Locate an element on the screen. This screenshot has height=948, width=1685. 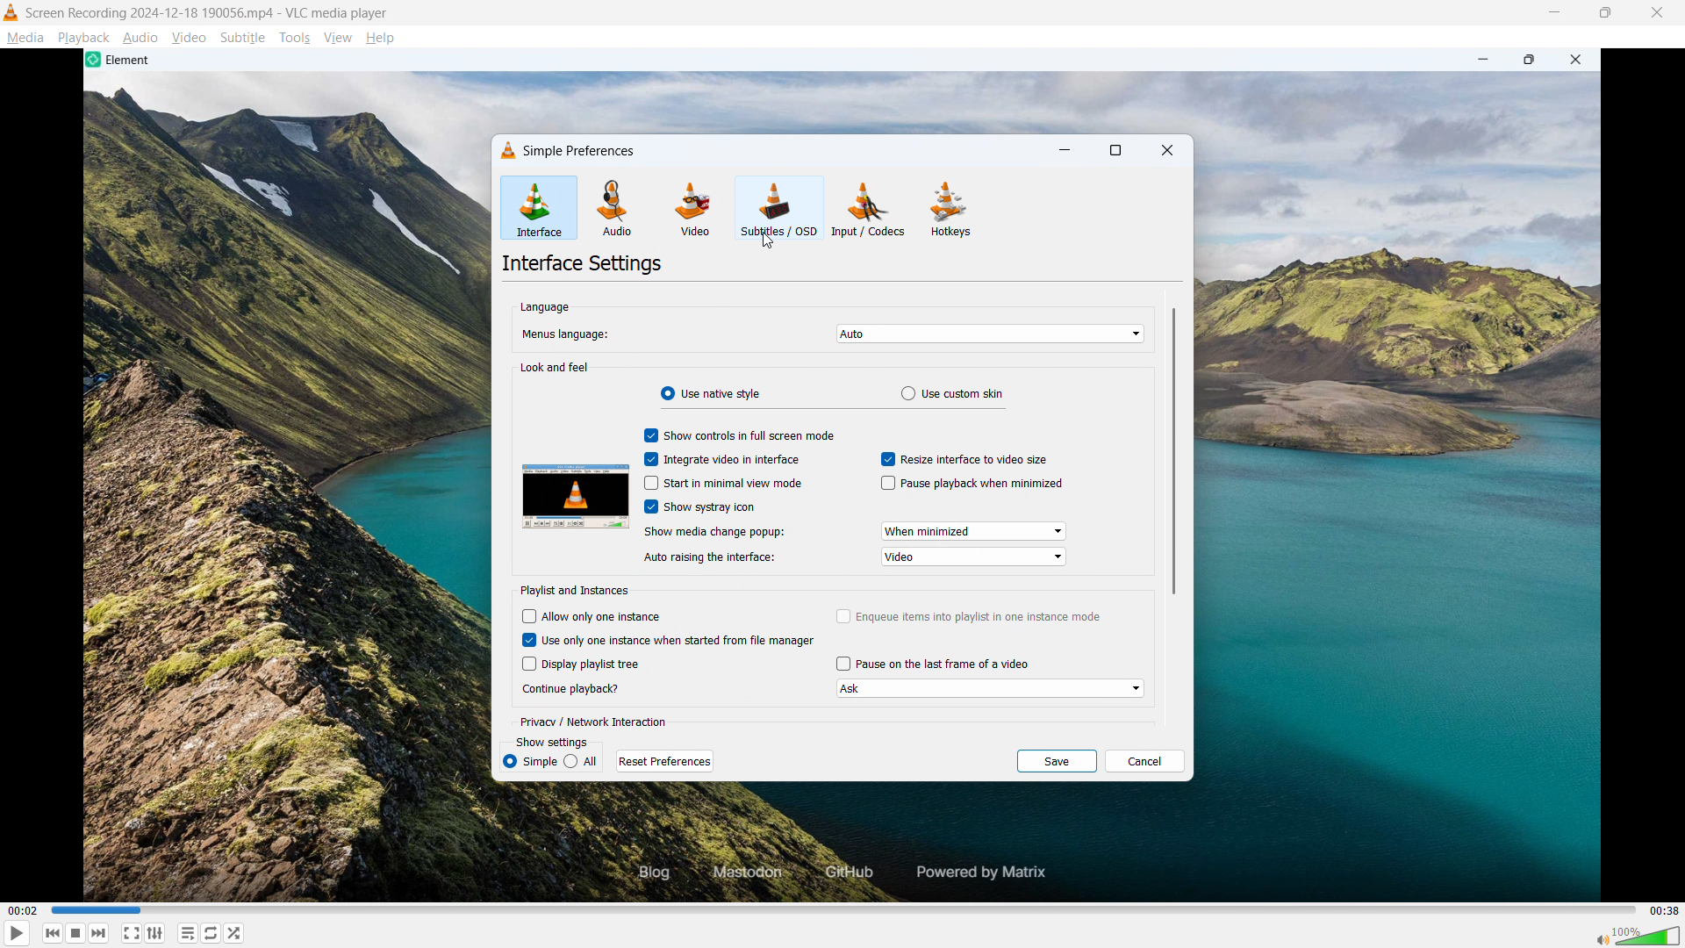
Subtitles are OSD  is located at coordinates (780, 207).